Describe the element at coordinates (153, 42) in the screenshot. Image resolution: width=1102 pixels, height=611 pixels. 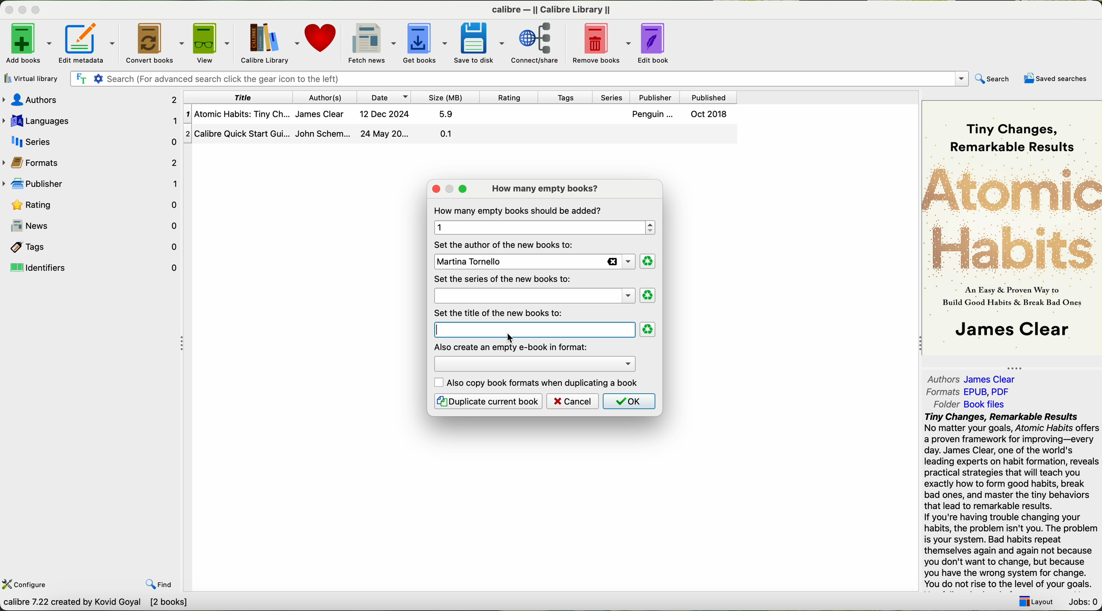
I see `convert books` at that location.